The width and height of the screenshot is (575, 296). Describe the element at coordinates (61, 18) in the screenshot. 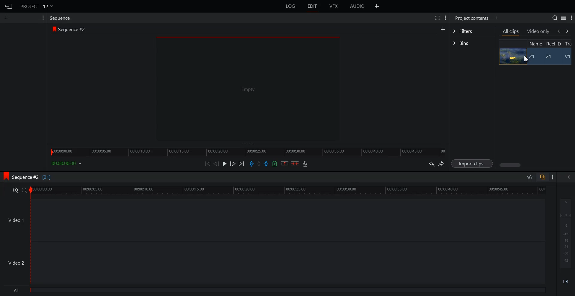

I see `Sequence` at that location.